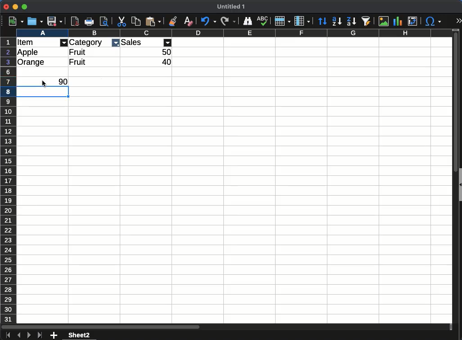  What do you see at coordinates (15, 7) in the screenshot?
I see `minimize` at bounding box center [15, 7].